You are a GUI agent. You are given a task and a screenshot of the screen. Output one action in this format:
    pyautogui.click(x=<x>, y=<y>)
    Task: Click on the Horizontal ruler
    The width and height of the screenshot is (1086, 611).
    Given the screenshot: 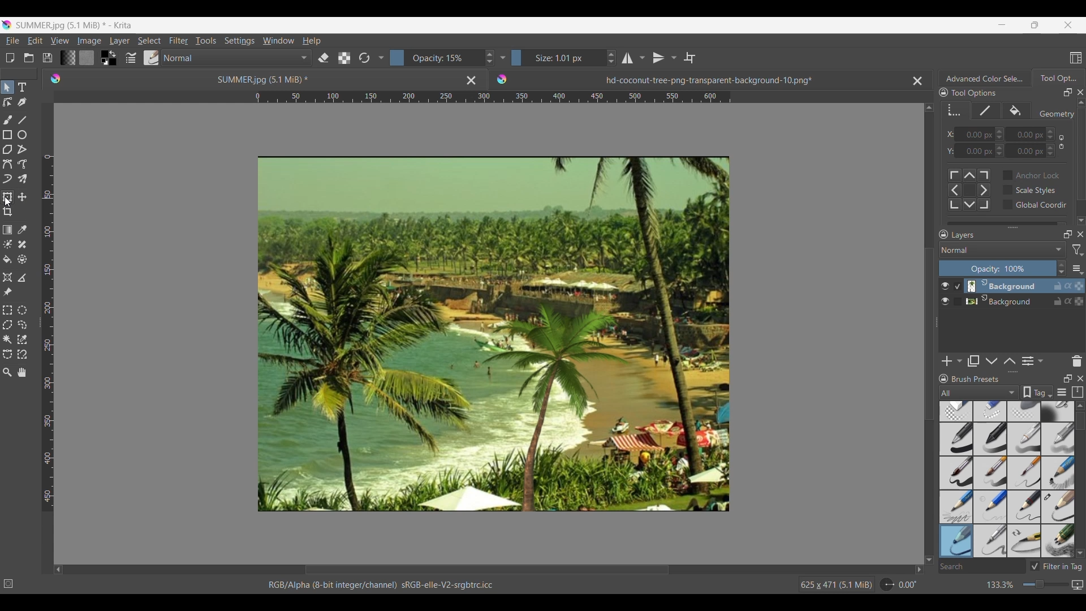 What is the action you would take?
    pyautogui.click(x=493, y=98)
    